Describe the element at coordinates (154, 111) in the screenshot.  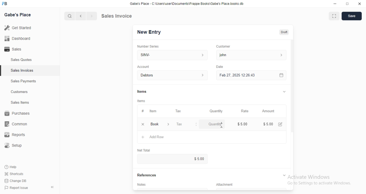
I see ` item` at that location.